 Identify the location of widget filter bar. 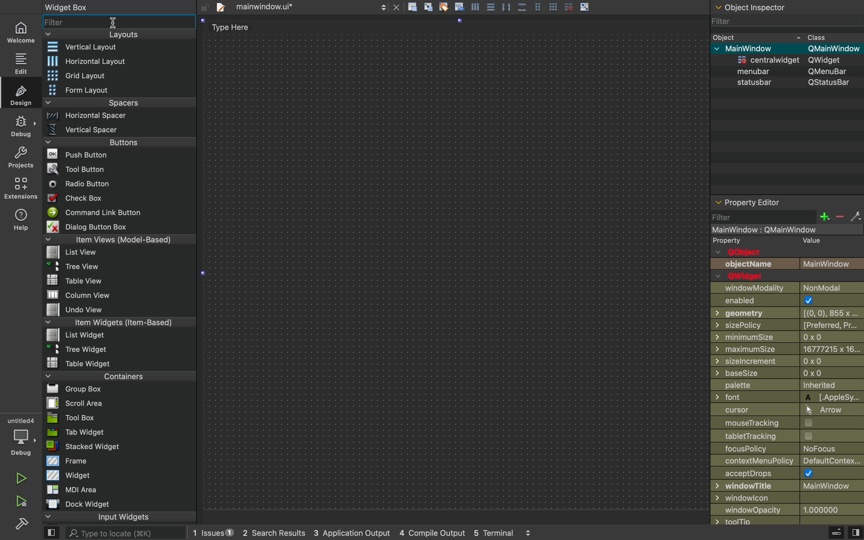
(119, 20).